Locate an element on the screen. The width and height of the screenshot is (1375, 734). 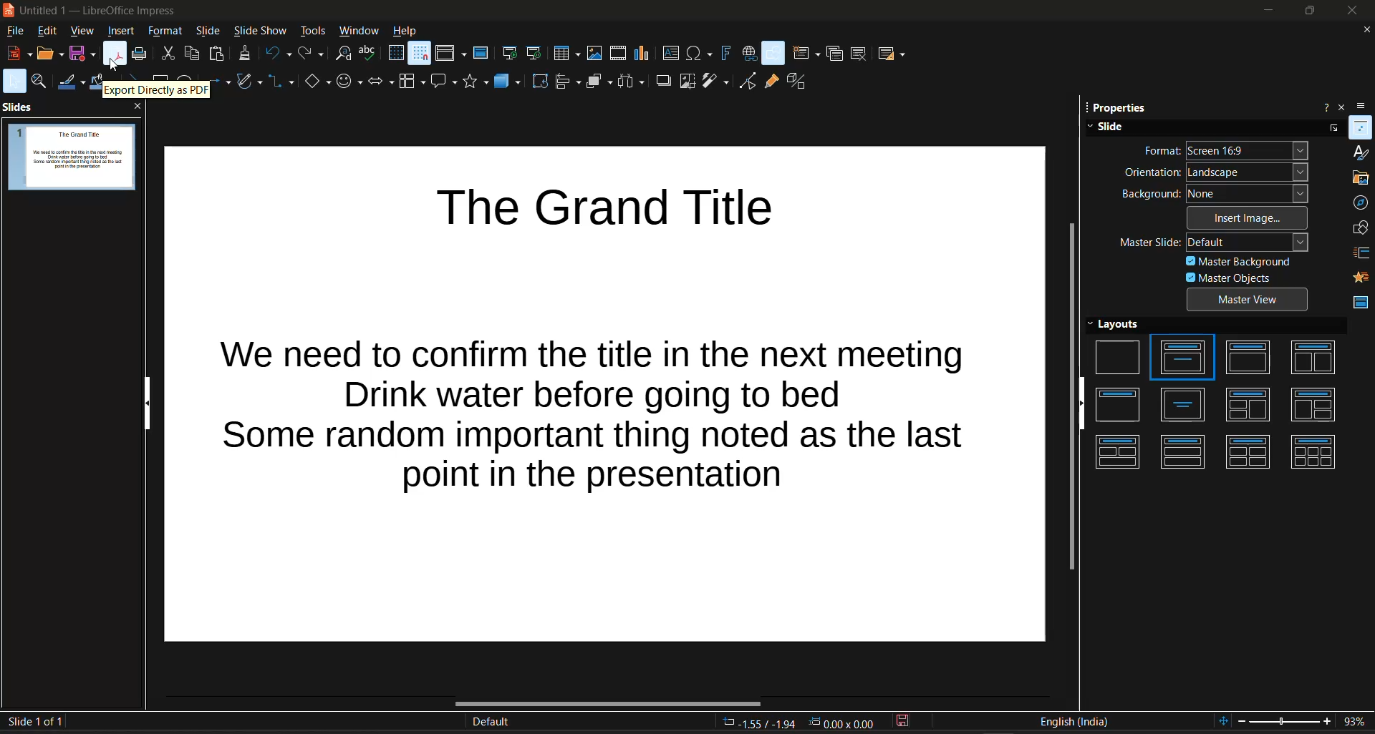
format is located at coordinates (1226, 149).